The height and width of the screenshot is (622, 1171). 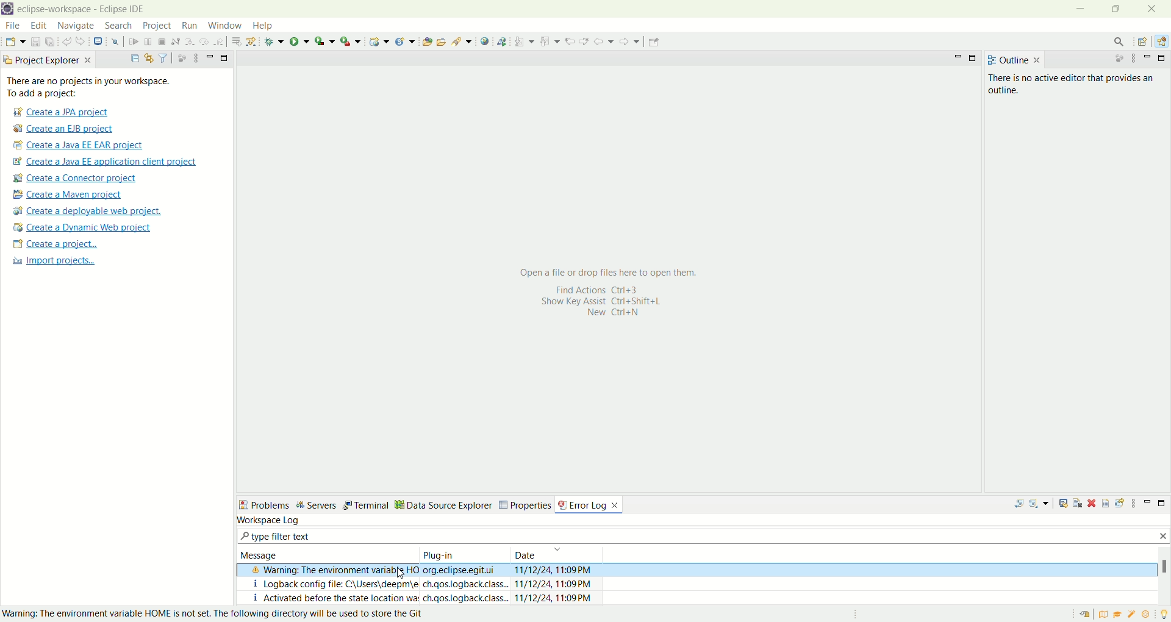 I want to click on redo, so click(x=81, y=41).